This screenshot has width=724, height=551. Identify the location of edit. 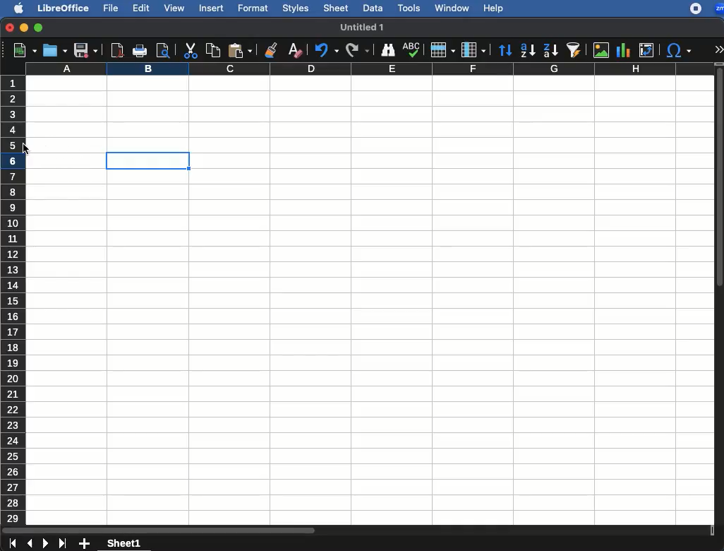
(140, 8).